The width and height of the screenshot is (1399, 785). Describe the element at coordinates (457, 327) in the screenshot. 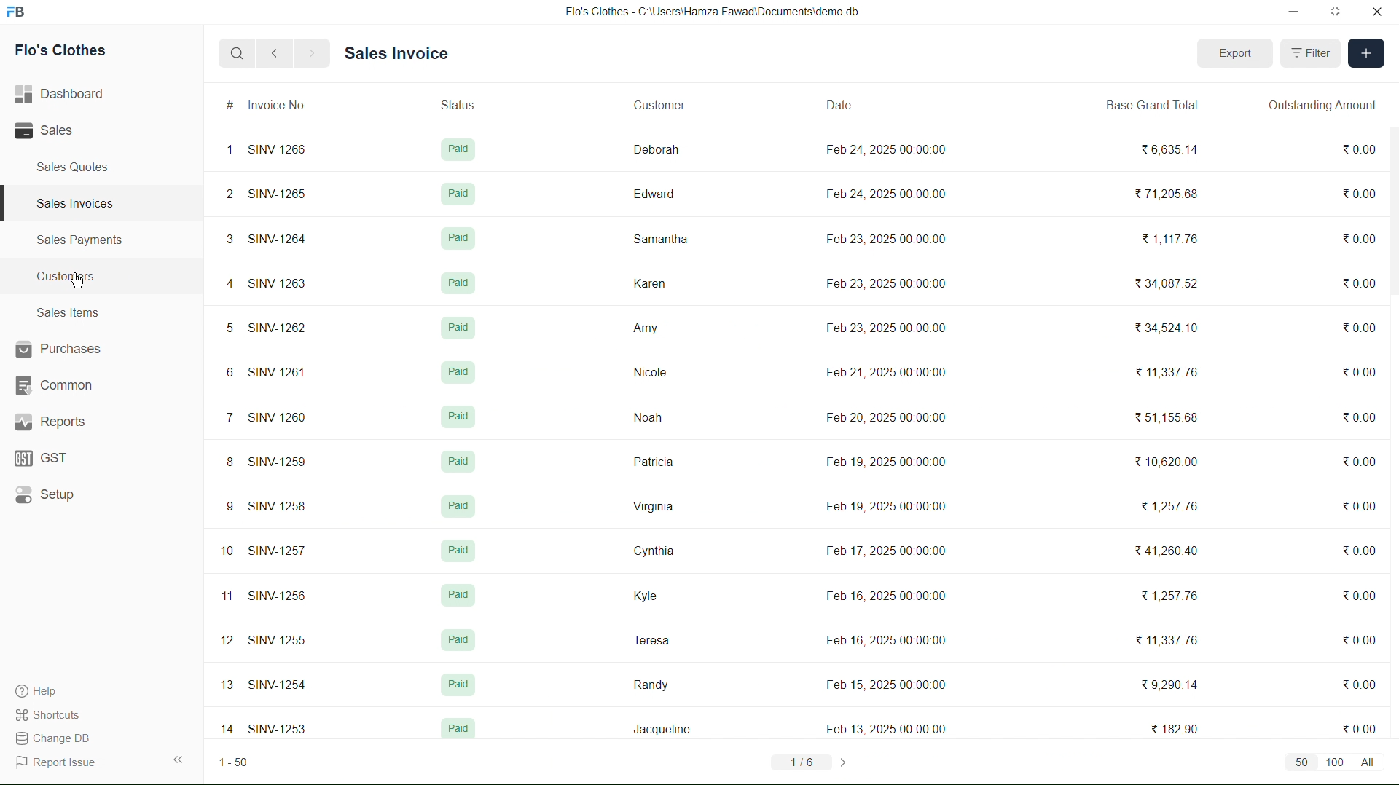

I see `Paid` at that location.